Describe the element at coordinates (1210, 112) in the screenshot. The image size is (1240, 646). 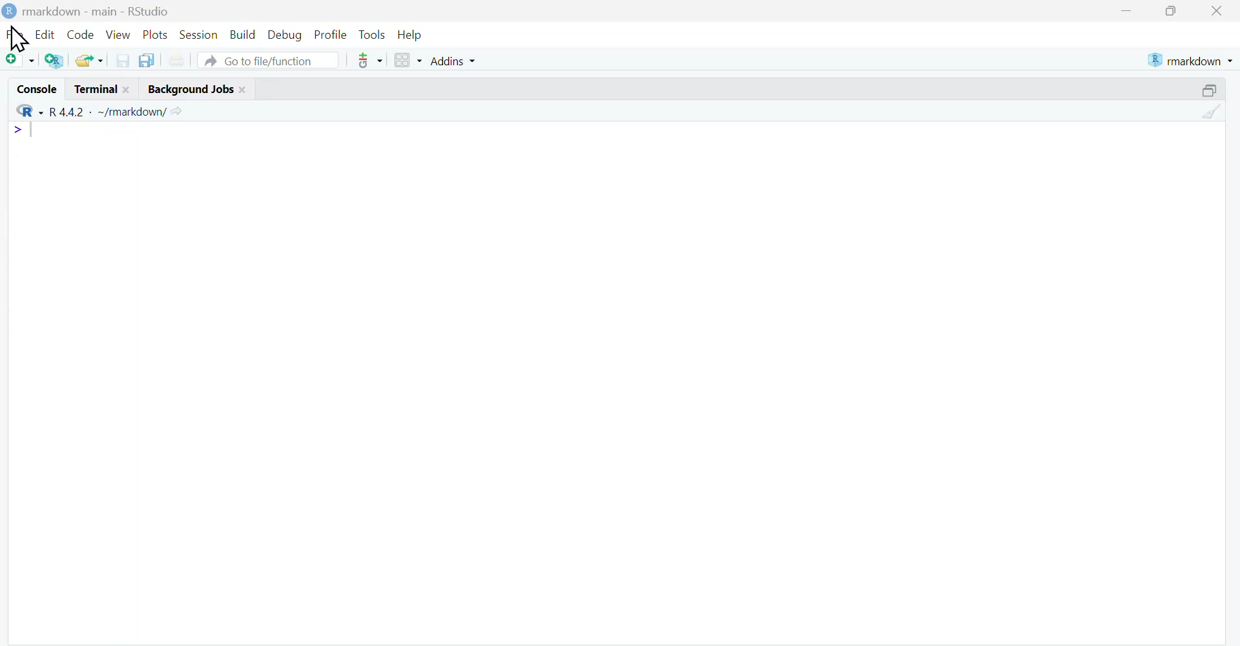
I see `Clear console` at that location.